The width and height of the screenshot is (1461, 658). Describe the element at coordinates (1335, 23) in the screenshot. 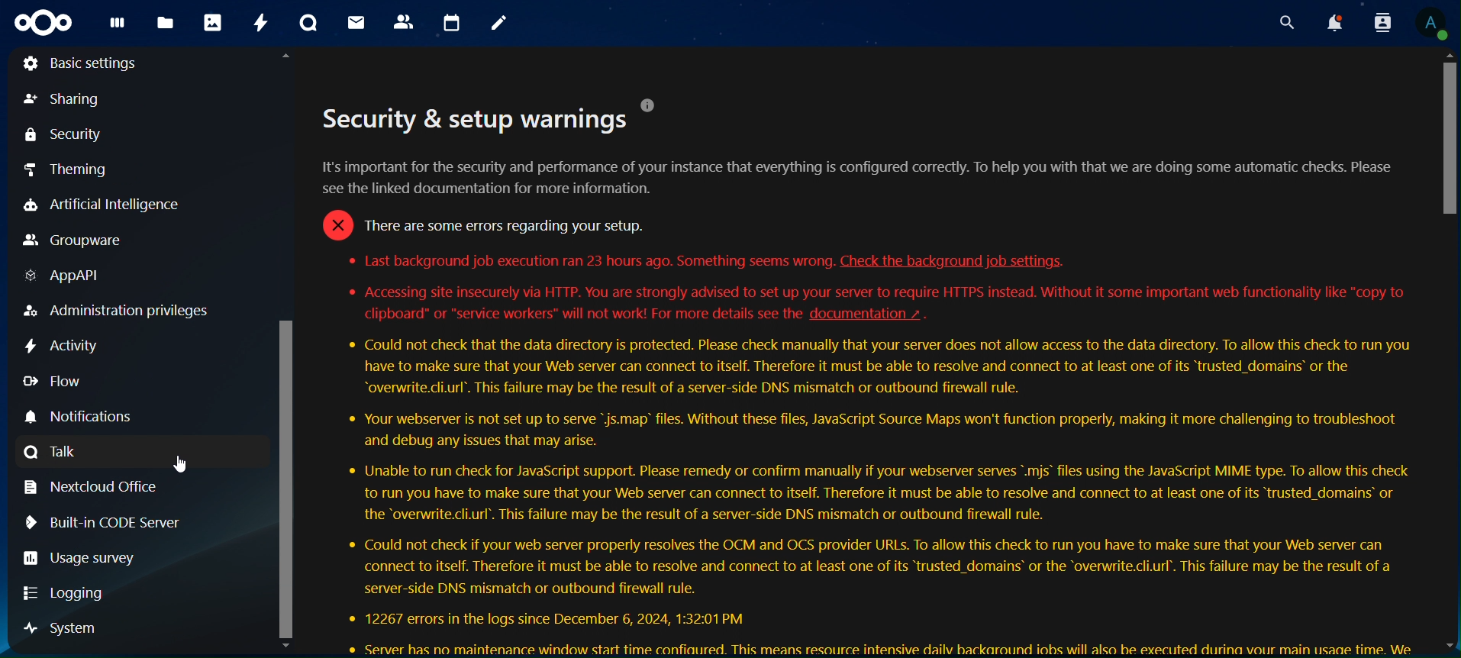

I see `notifications` at that location.